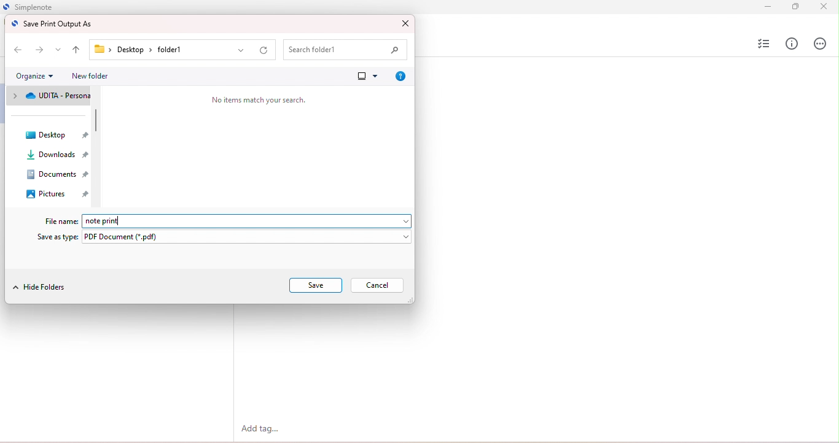 The height and width of the screenshot is (443, 839). I want to click on no items match your search, so click(258, 99).